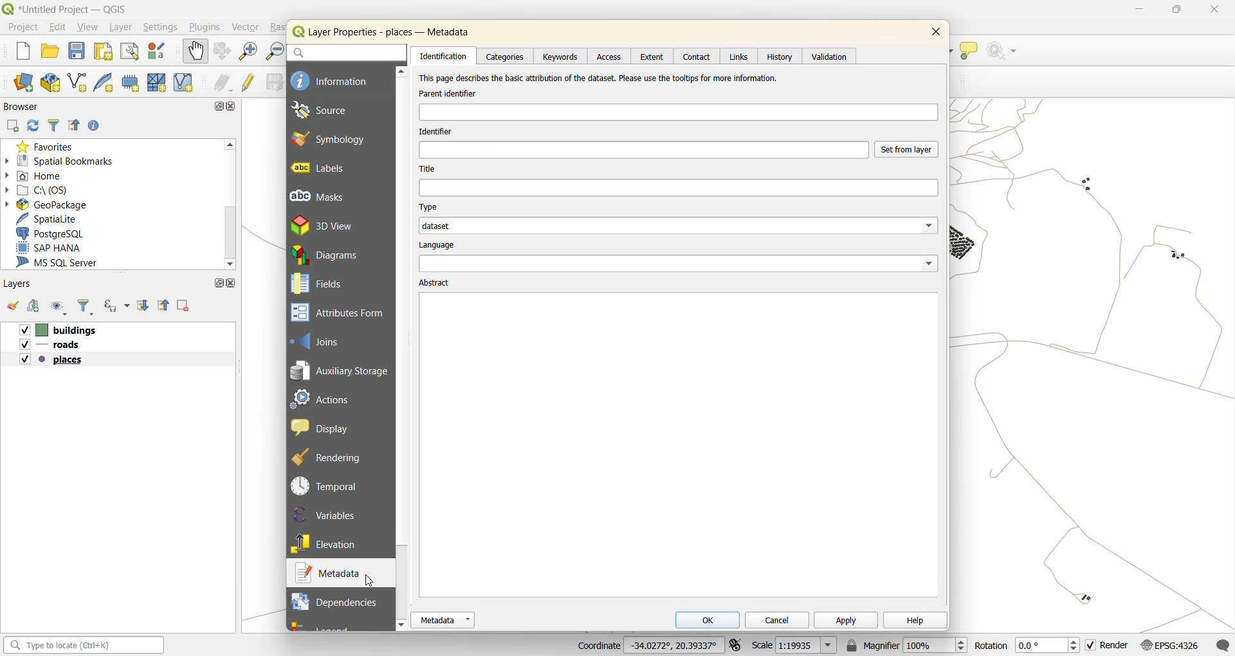 This screenshot has height=656, width=1235. What do you see at coordinates (270, 82) in the screenshot?
I see `save edits` at bounding box center [270, 82].